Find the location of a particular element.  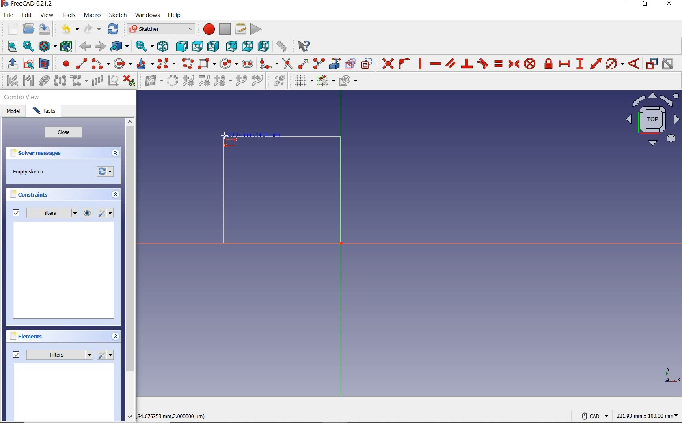

view sketch is located at coordinates (29, 64).